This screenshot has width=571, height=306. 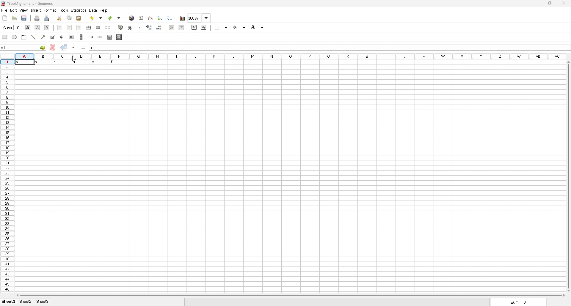 What do you see at coordinates (199, 18) in the screenshot?
I see `zoom` at bounding box center [199, 18].